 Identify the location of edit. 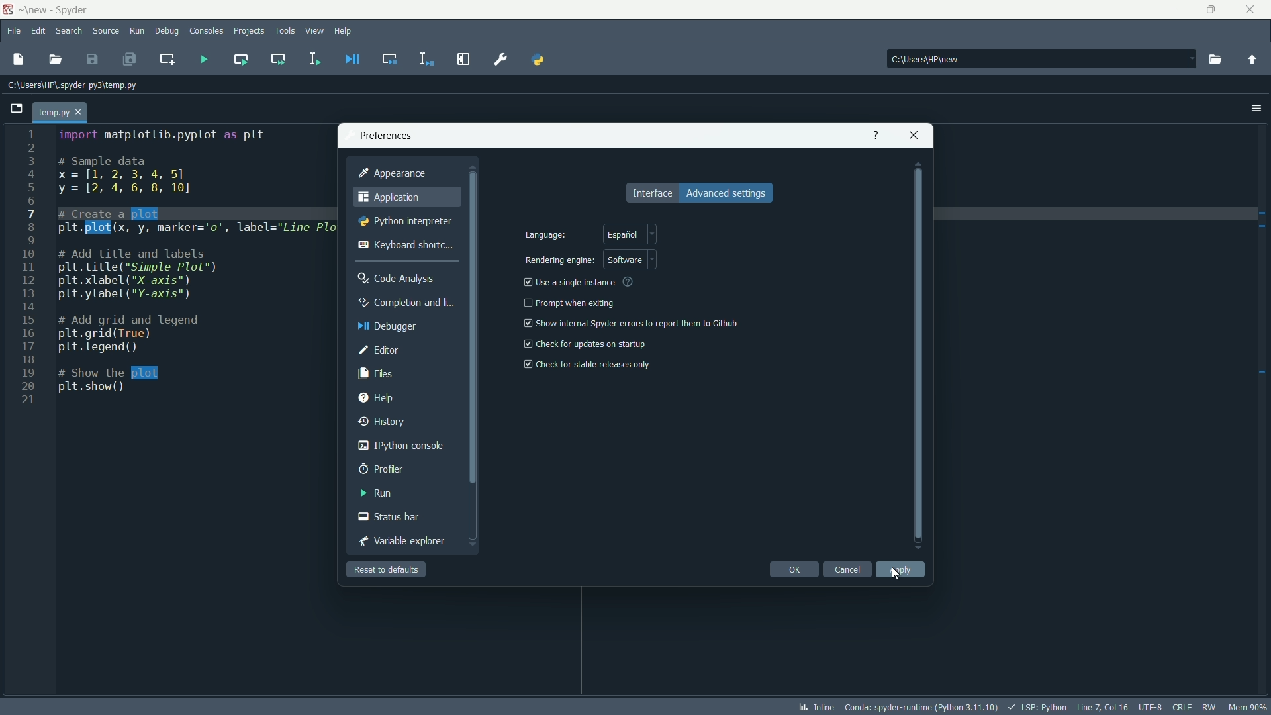
(38, 30).